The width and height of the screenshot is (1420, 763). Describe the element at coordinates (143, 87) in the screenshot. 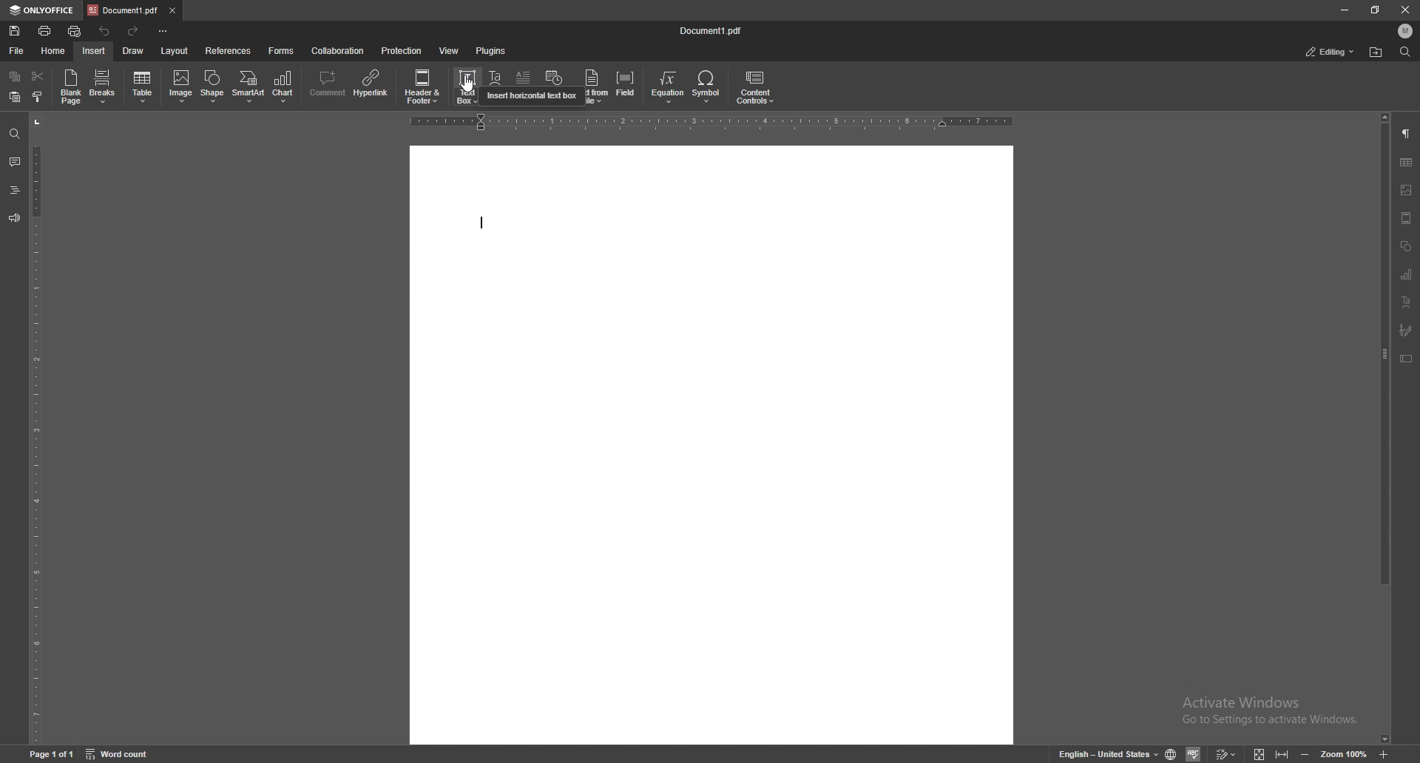

I see `table` at that location.